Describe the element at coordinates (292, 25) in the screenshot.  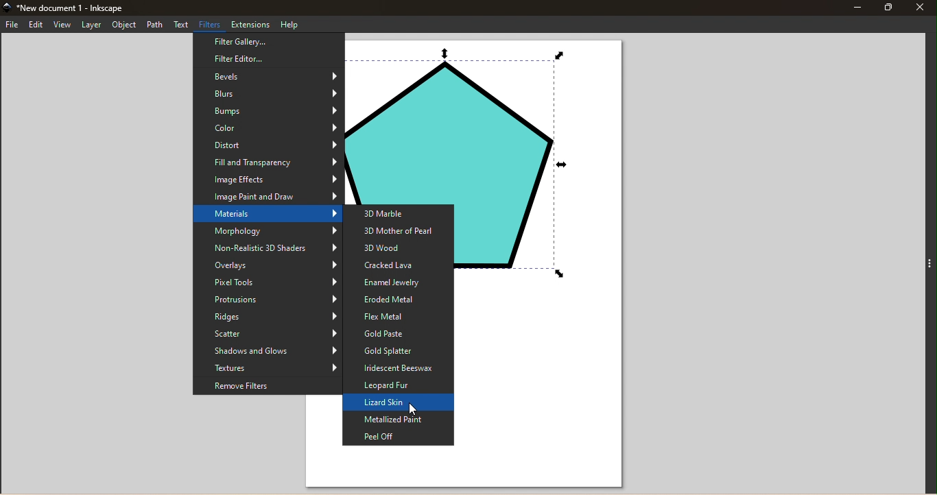
I see `Help` at that location.